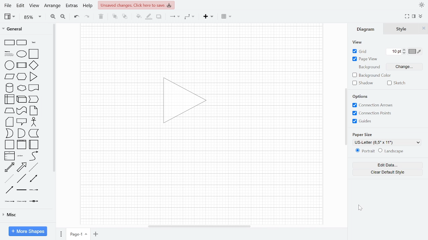  Describe the element at coordinates (394, 51) in the screenshot. I see `Current grid pt.` at that location.